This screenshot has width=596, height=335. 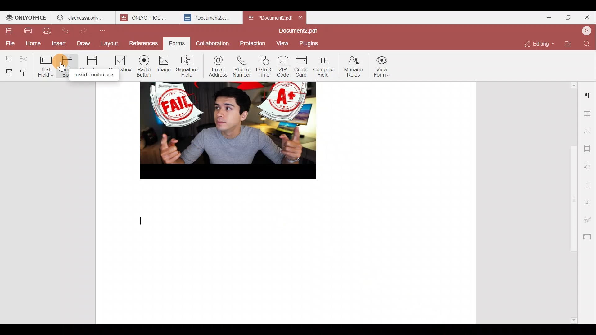 I want to click on Copy style, so click(x=27, y=72).